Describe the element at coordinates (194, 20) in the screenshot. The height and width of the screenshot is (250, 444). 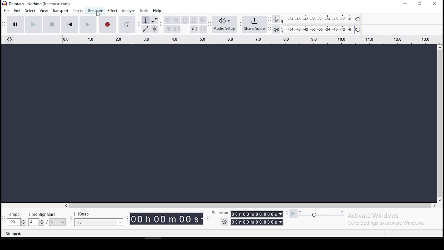
I see `fit project to width` at that location.